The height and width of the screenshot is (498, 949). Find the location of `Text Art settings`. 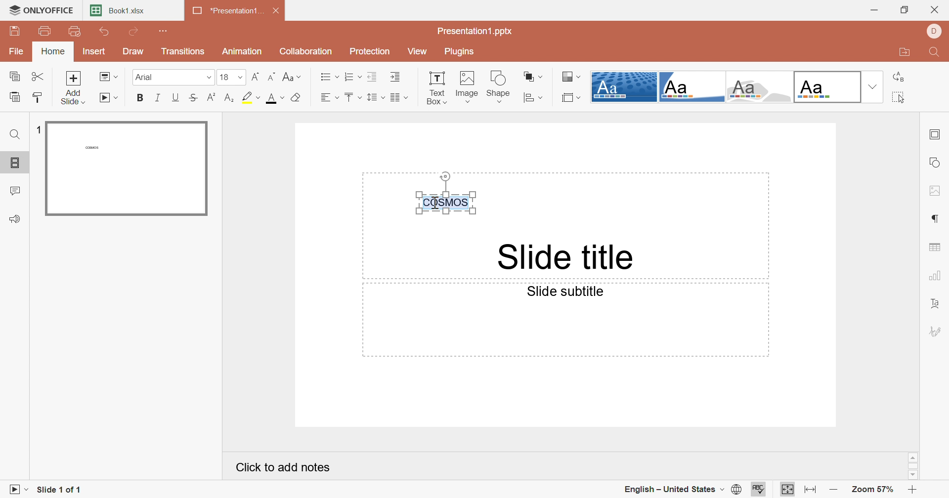

Text Art settings is located at coordinates (936, 303).